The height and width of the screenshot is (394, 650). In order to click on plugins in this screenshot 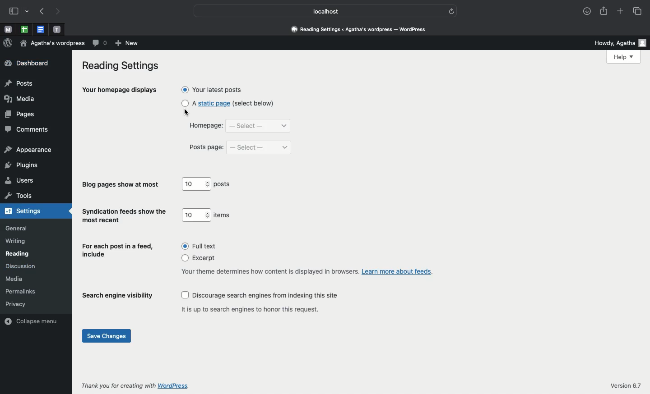, I will do `click(21, 165)`.